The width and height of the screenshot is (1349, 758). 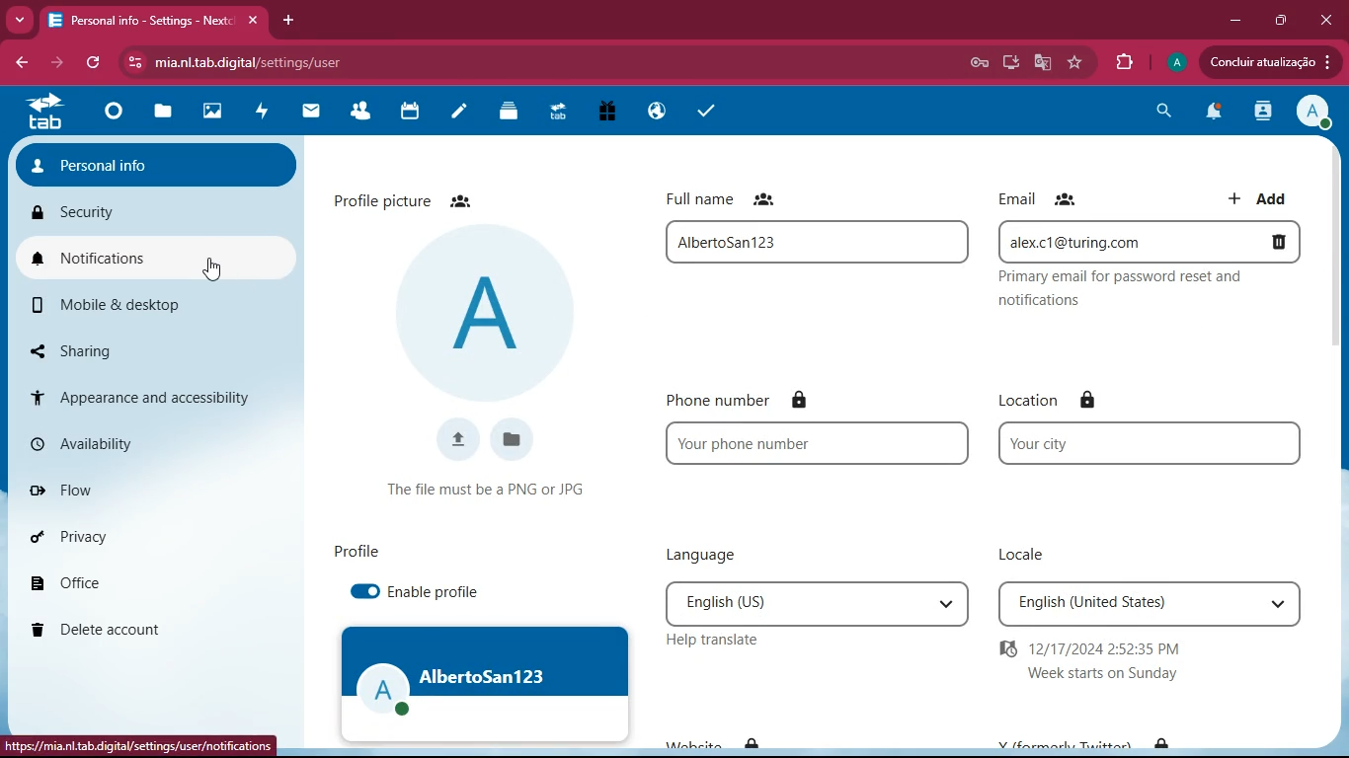 What do you see at coordinates (784, 397) in the screenshot?
I see `phone number` at bounding box center [784, 397].